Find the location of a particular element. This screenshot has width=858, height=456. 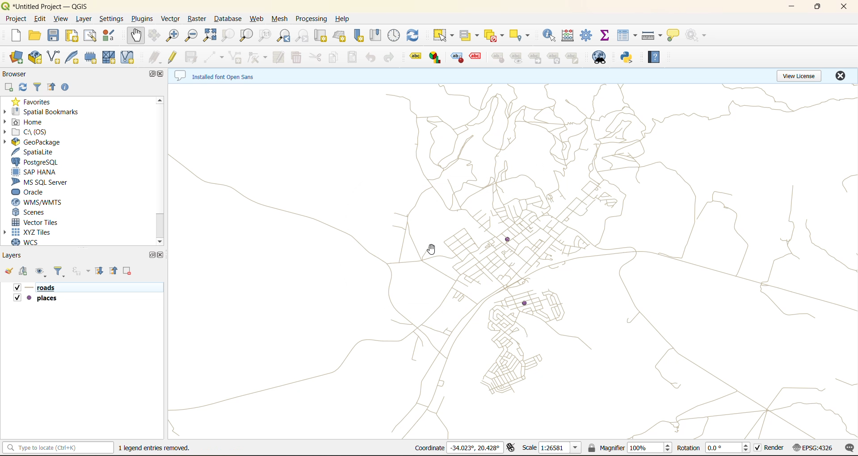

spatial bookmarks is located at coordinates (49, 111).